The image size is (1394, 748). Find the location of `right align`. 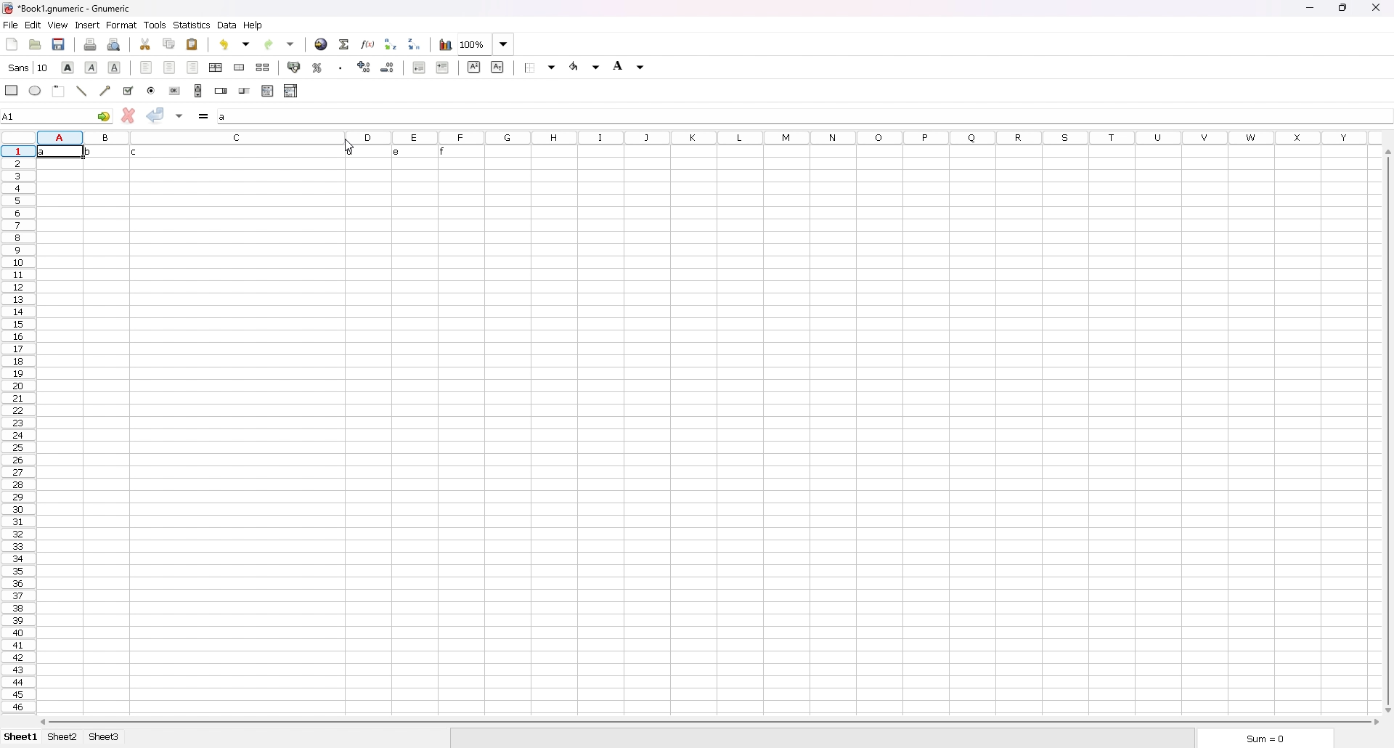

right align is located at coordinates (192, 67).